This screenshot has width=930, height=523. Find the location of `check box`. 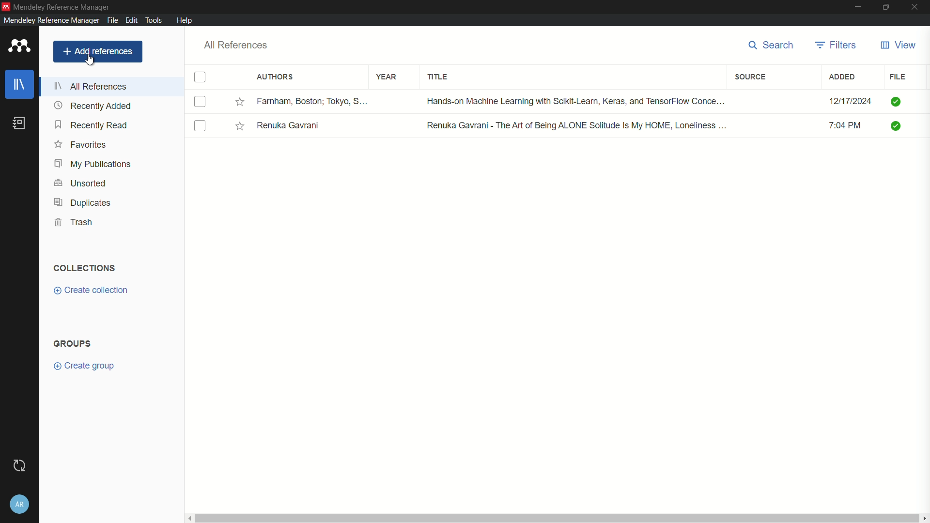

check box is located at coordinates (200, 78).